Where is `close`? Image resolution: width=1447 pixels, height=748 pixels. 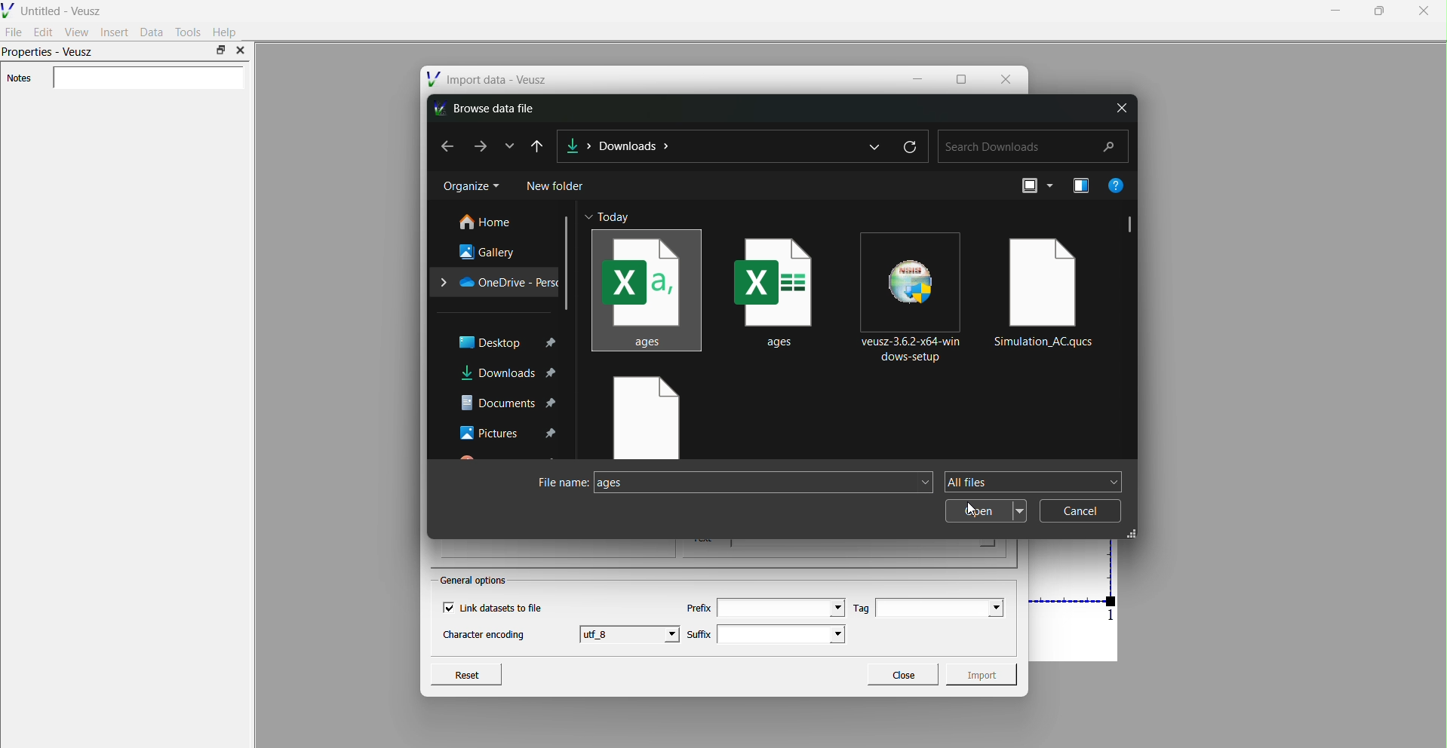 close is located at coordinates (1120, 109).